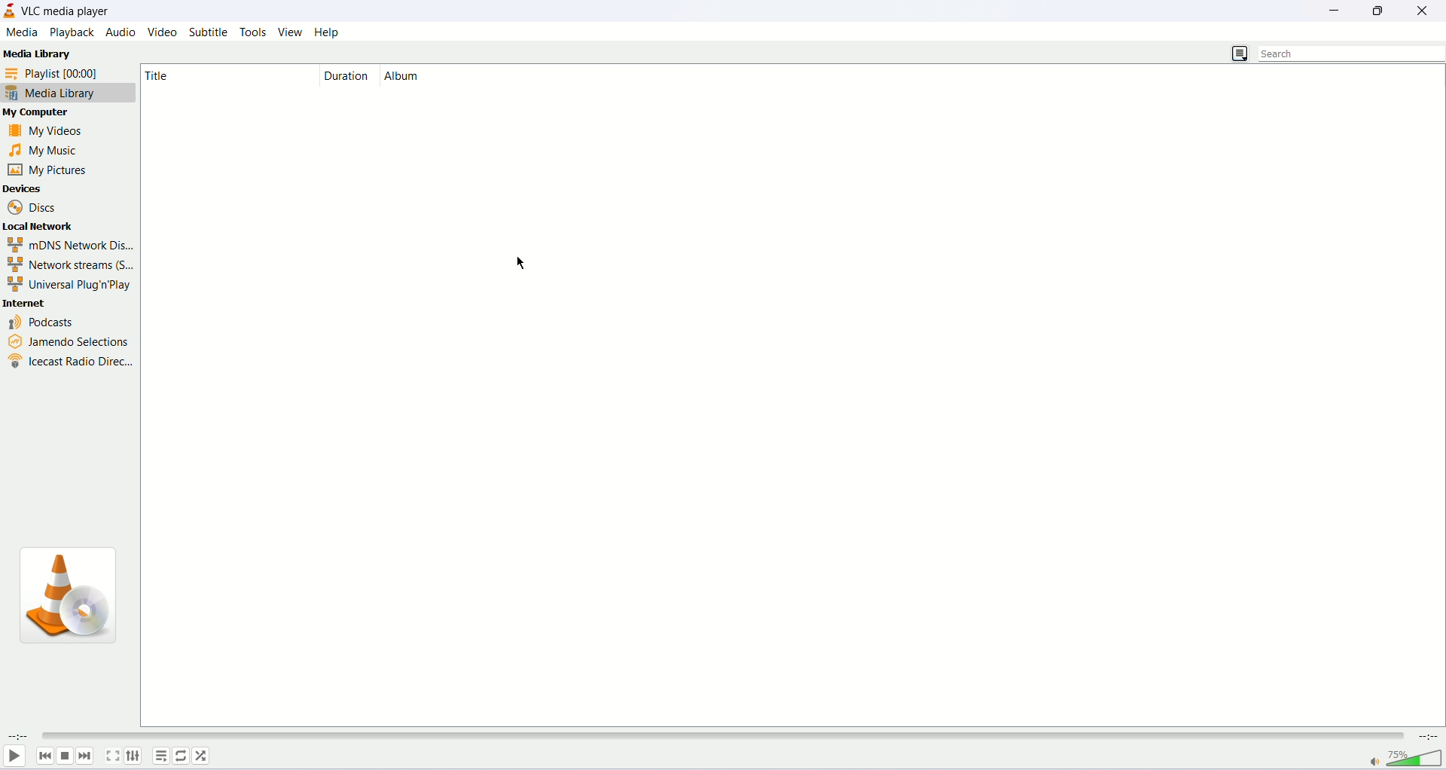 The height and width of the screenshot is (770, 1446). I want to click on my computer, so click(39, 112).